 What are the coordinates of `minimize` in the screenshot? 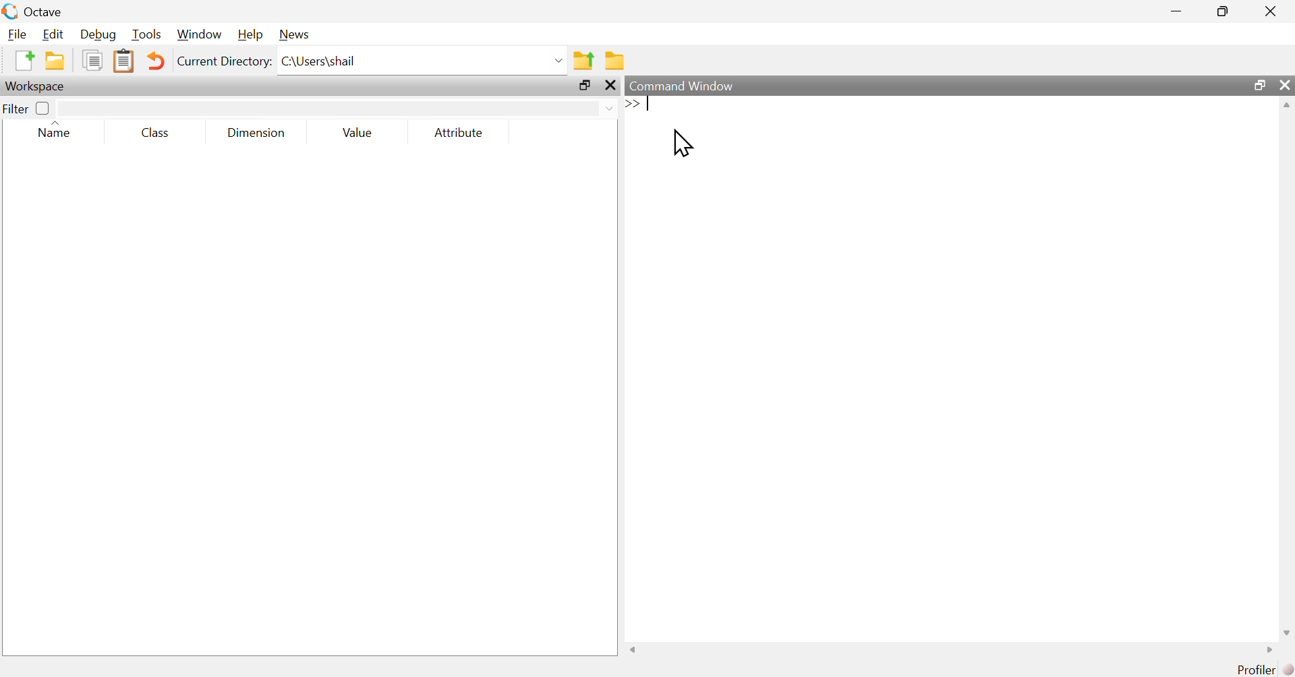 It's located at (1175, 9).